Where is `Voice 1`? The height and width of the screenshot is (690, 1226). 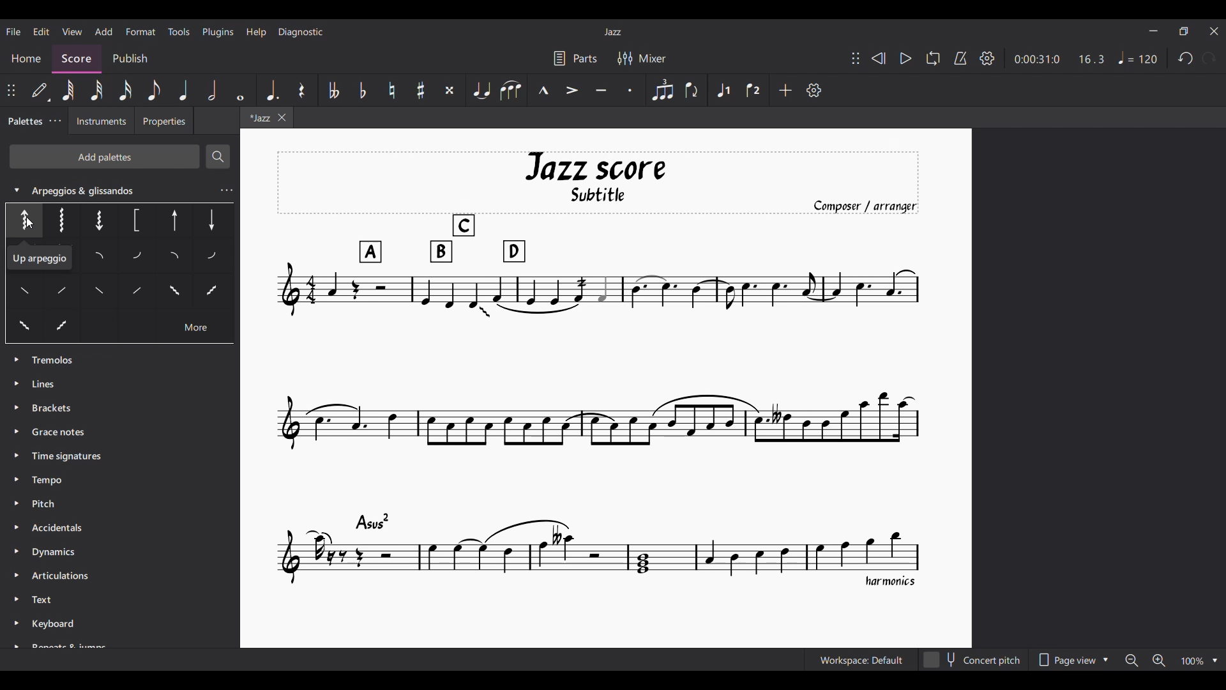 Voice 1 is located at coordinates (723, 90).